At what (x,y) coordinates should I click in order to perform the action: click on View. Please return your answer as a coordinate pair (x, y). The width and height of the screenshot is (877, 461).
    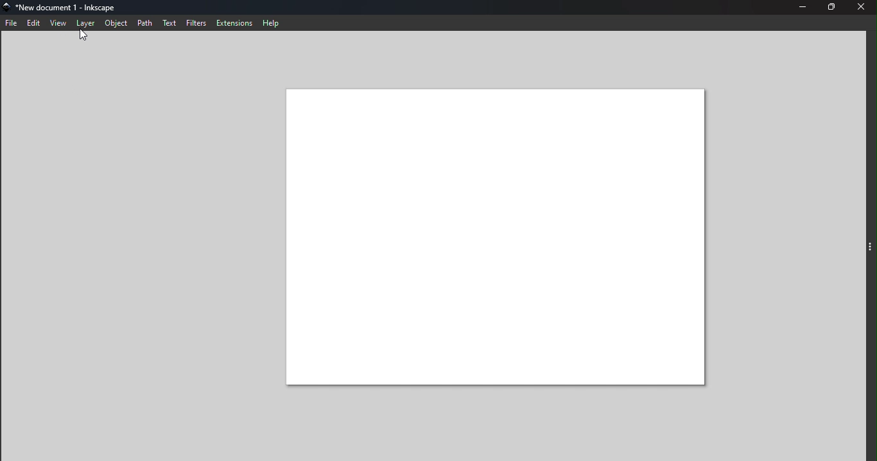
    Looking at the image, I should click on (60, 23).